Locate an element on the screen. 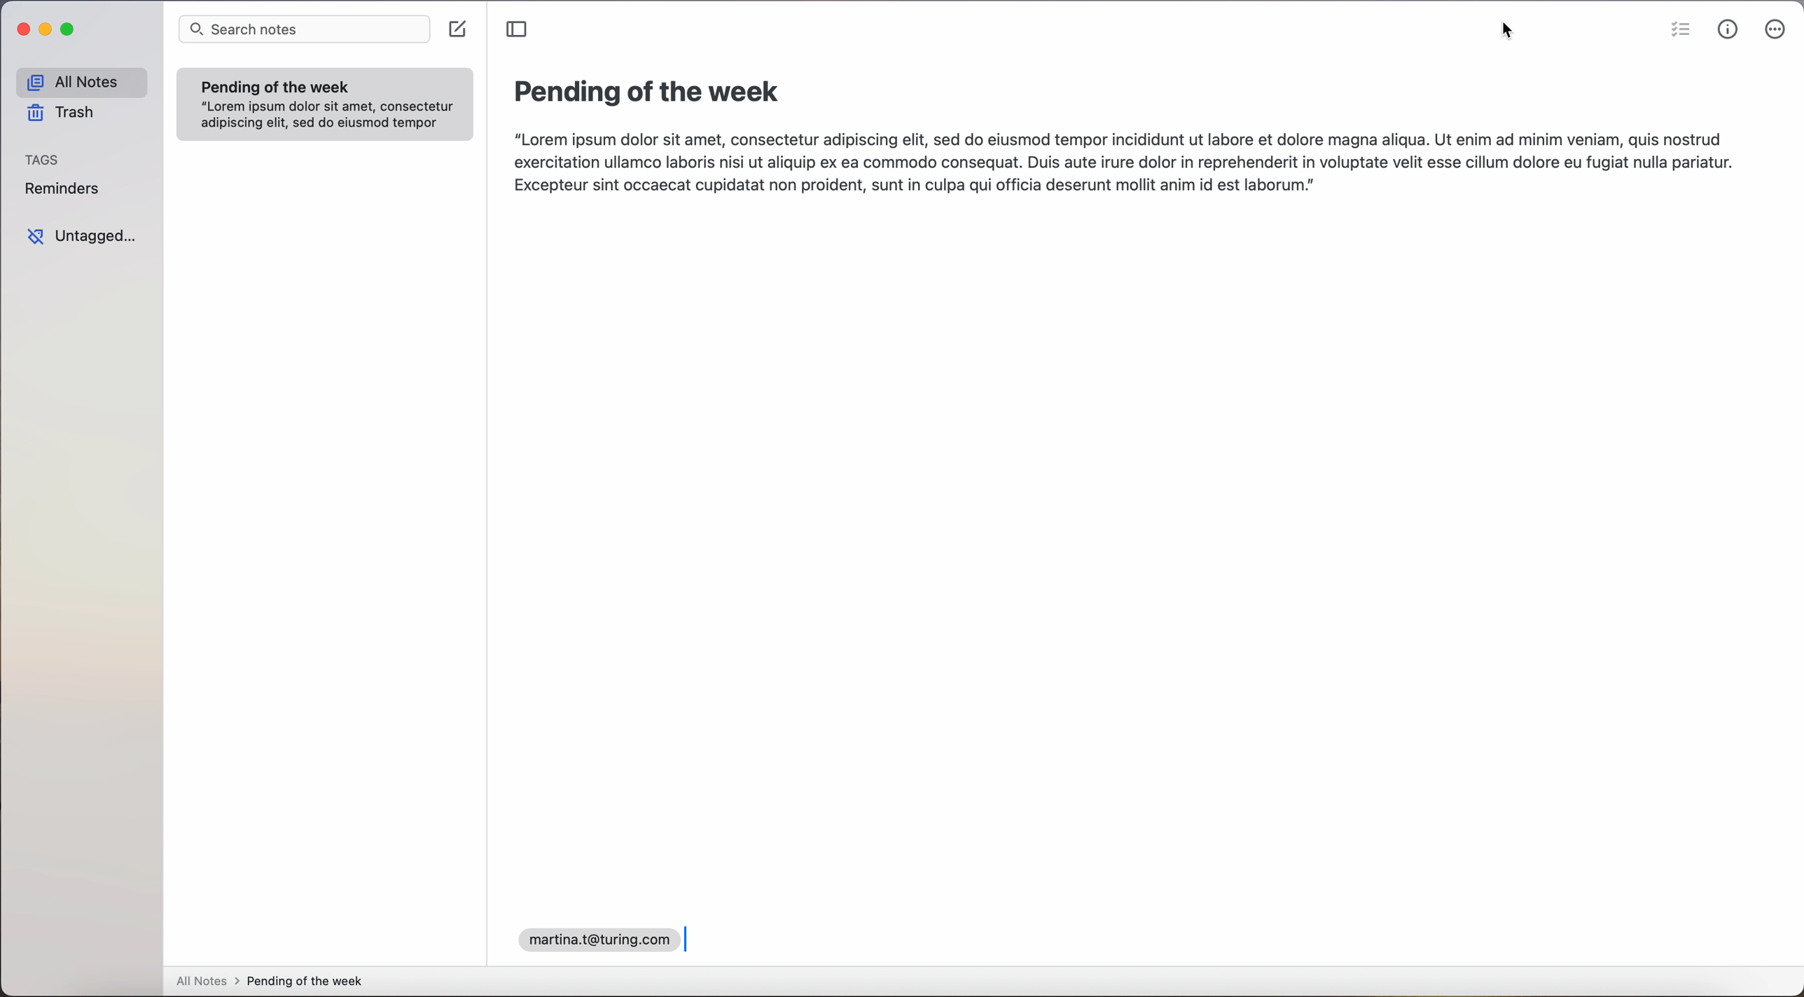  reminders is located at coordinates (65, 190).